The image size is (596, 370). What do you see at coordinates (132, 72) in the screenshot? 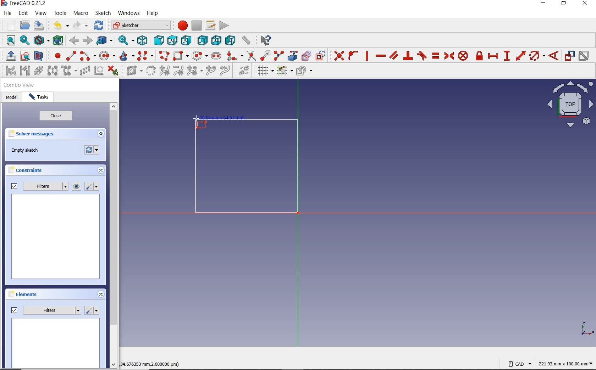
I see `show/hide b-splineinformation layer` at bounding box center [132, 72].